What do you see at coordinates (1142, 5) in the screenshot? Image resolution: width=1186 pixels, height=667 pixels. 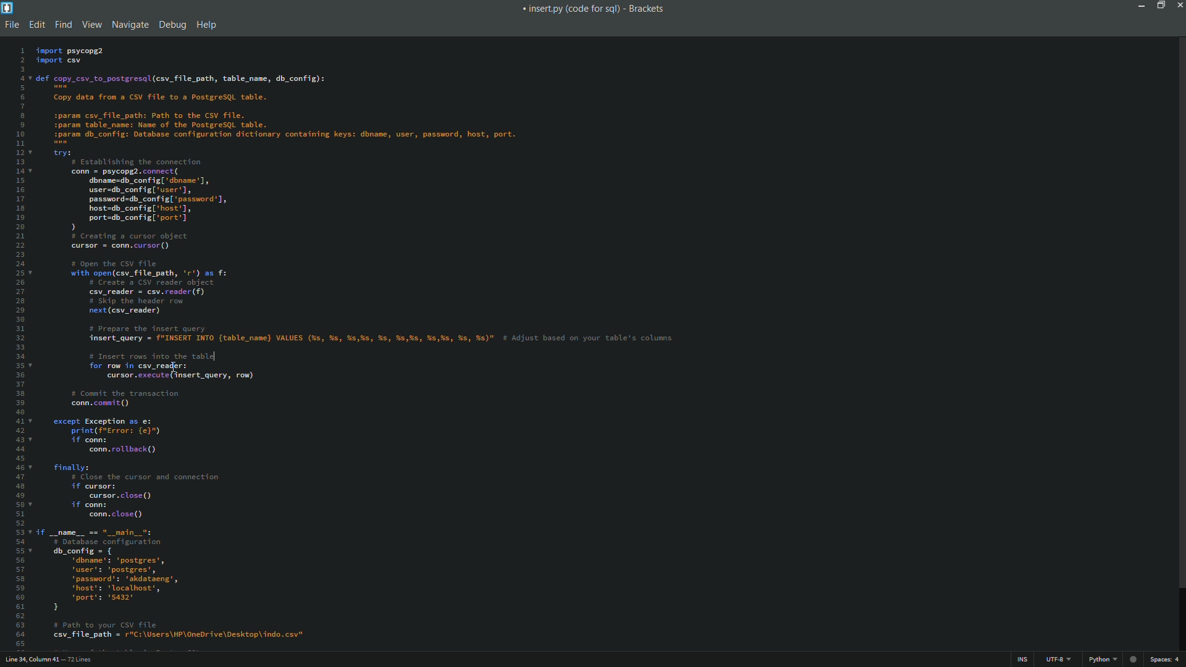 I see `minimize` at bounding box center [1142, 5].